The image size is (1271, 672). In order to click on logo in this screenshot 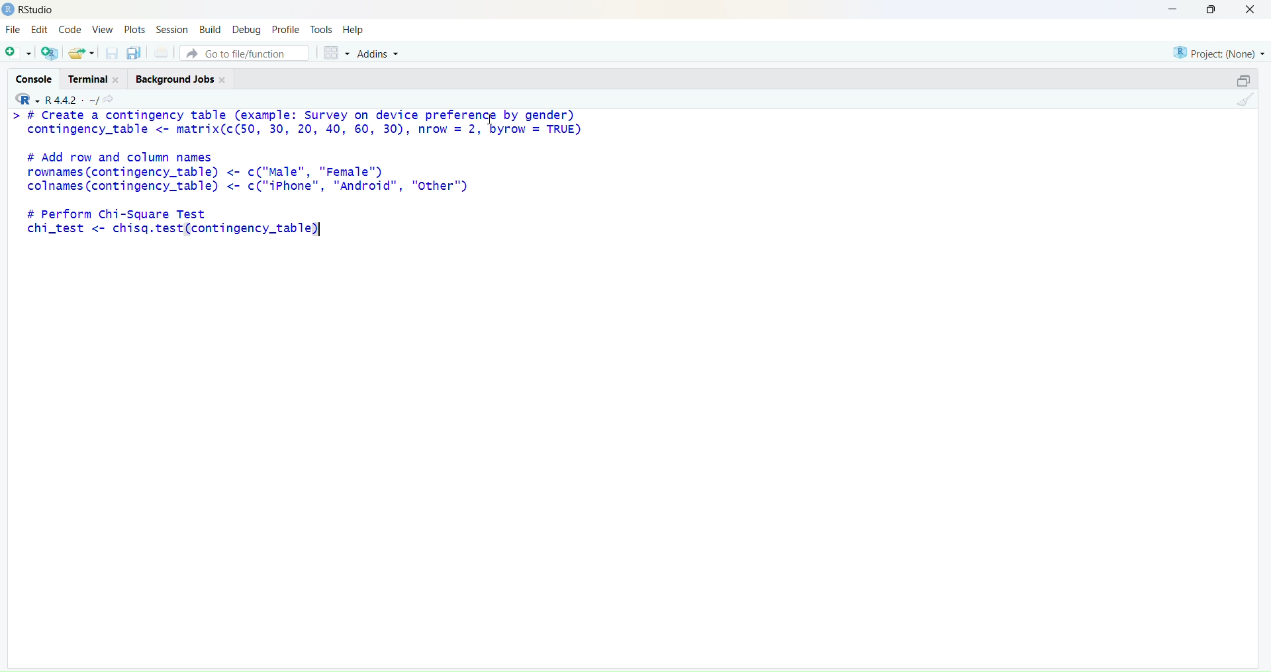, I will do `click(9, 10)`.